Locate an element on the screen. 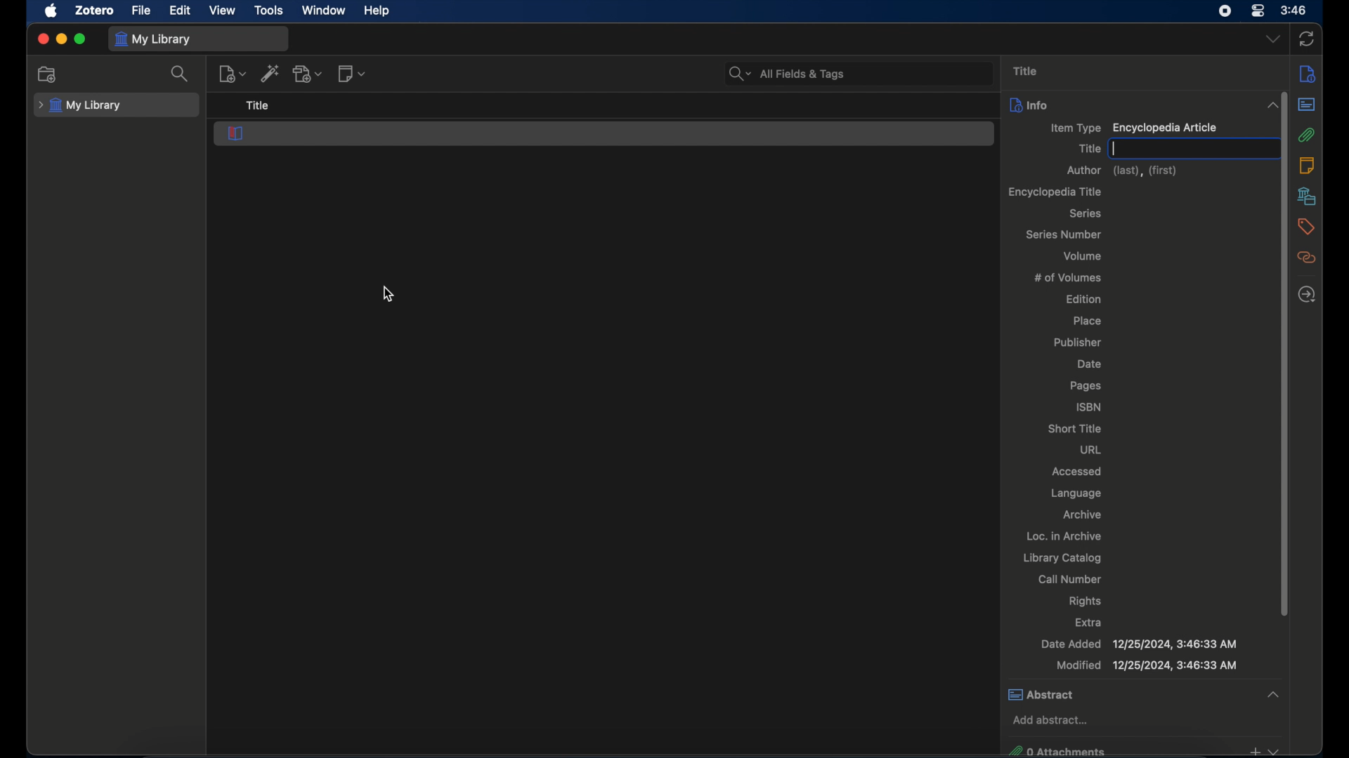 The image size is (1349, 758). encyclopedia title is located at coordinates (1055, 192).